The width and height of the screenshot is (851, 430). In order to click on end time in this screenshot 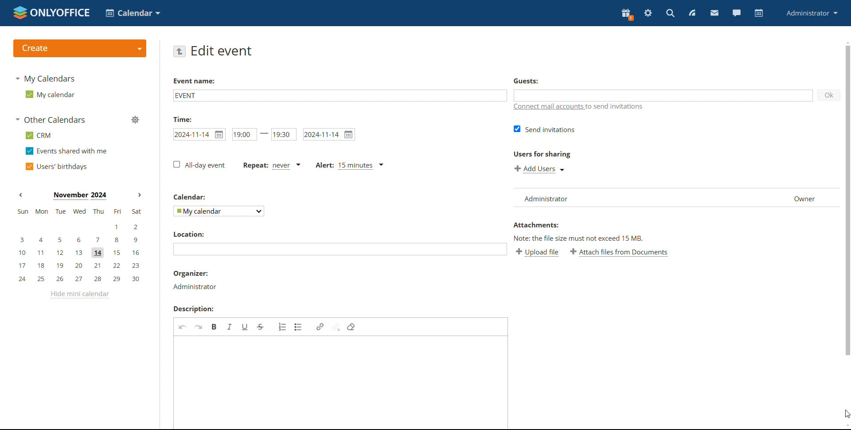, I will do `click(284, 135)`.